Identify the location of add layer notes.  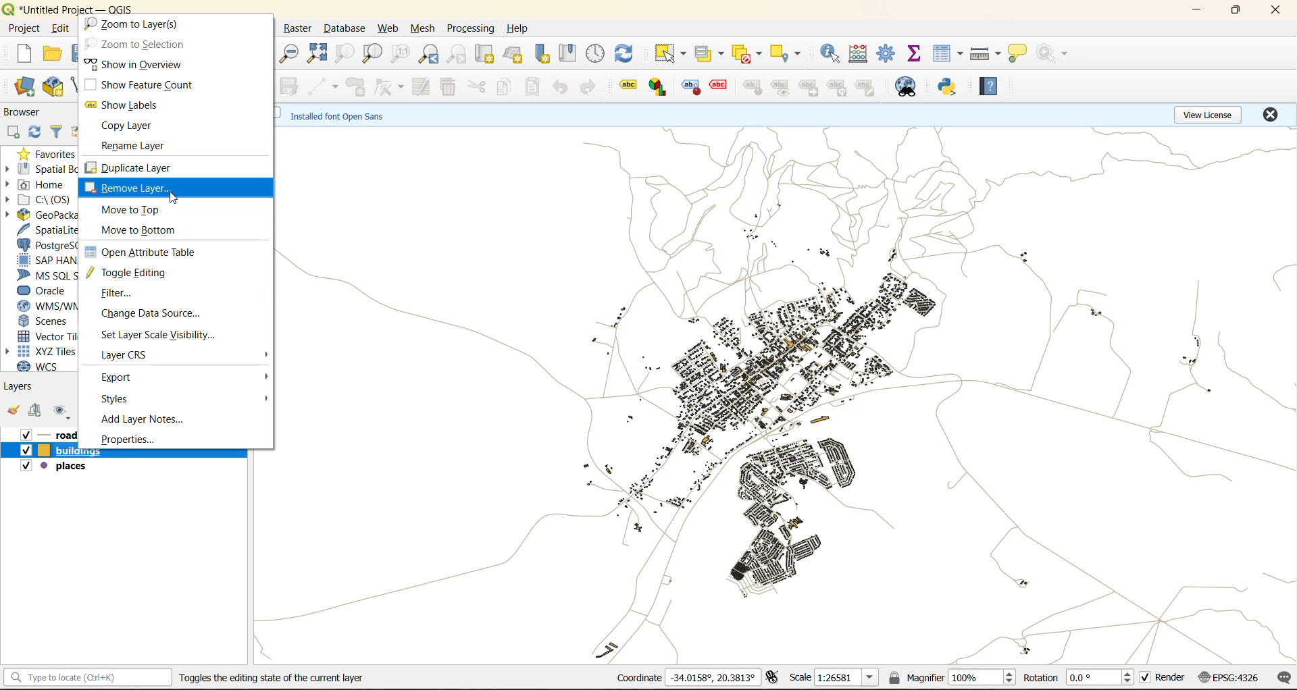
(147, 419).